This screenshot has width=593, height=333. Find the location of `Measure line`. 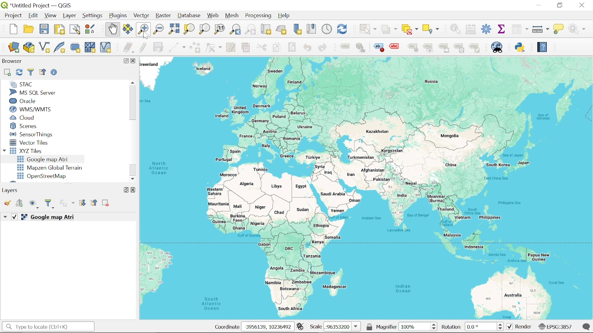

Measure line is located at coordinates (541, 30).